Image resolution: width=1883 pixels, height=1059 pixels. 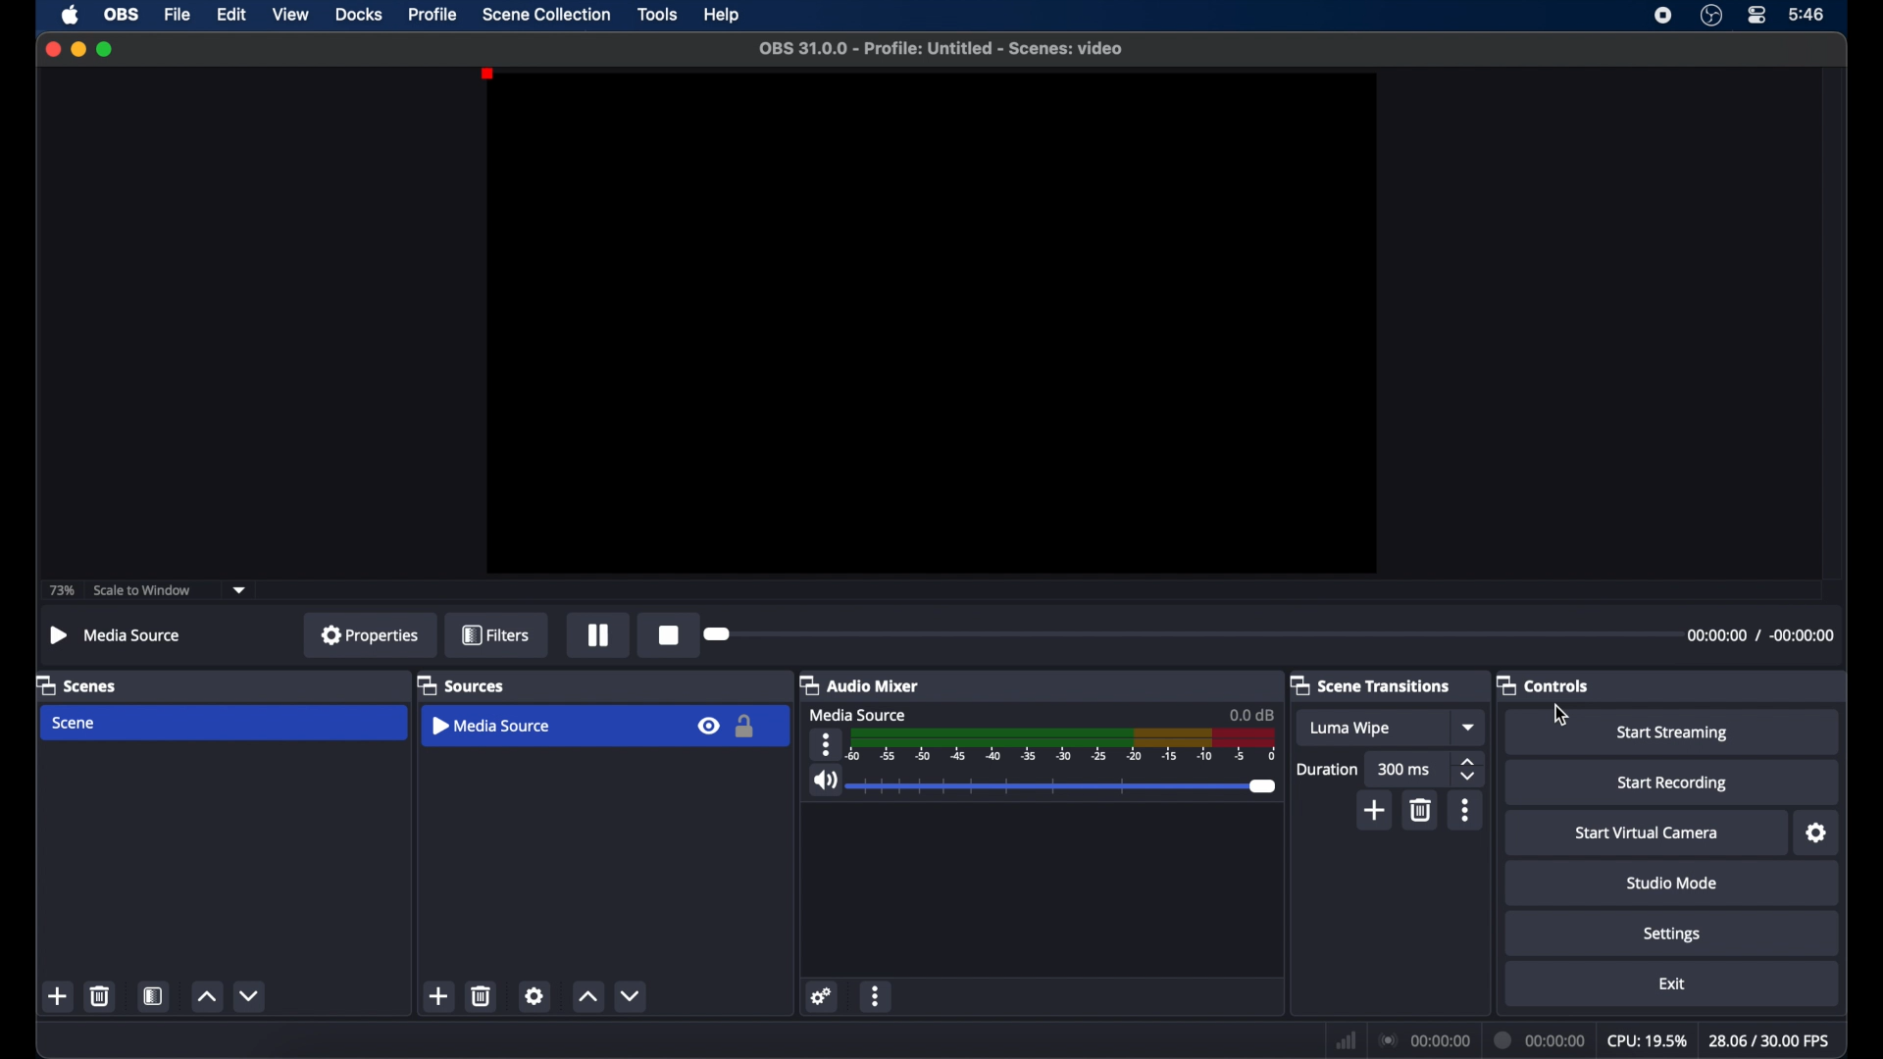 What do you see at coordinates (117, 634) in the screenshot?
I see `media source` at bounding box center [117, 634].